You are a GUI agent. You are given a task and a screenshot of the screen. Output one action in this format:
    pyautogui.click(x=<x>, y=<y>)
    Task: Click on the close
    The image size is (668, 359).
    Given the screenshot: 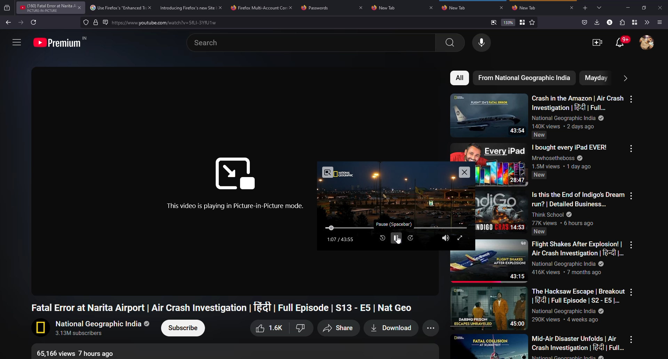 What is the action you would take?
    pyautogui.click(x=464, y=172)
    